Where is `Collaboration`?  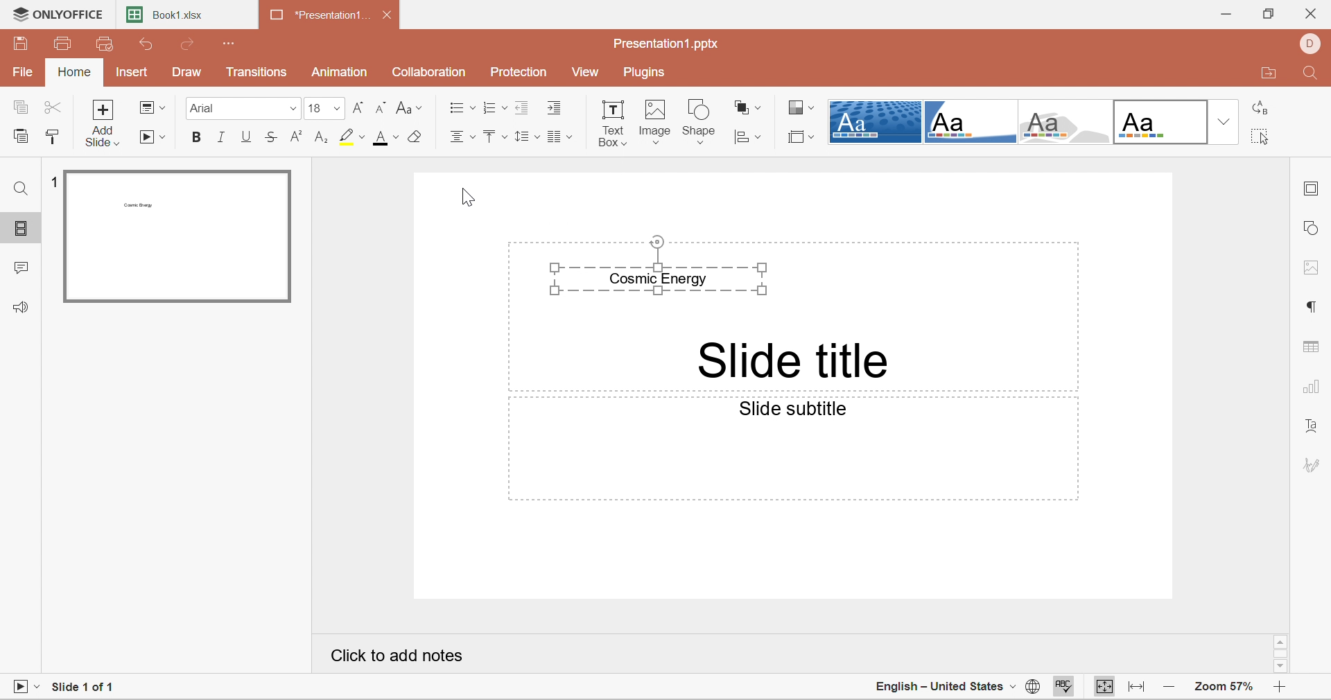 Collaboration is located at coordinates (430, 73).